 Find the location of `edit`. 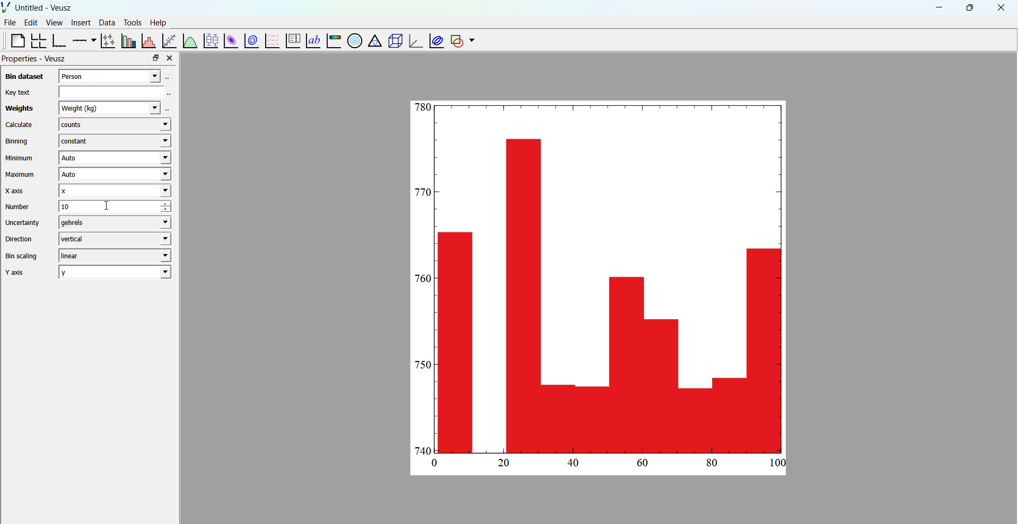

edit is located at coordinates (32, 23).